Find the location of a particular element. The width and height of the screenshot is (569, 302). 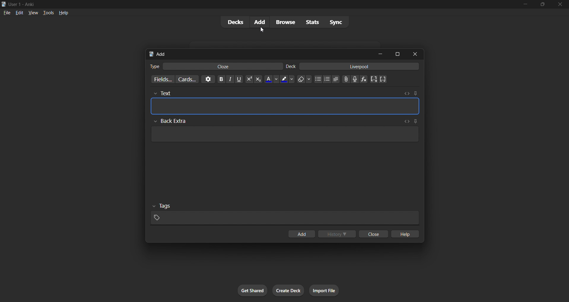

ordered list is located at coordinates (329, 80).